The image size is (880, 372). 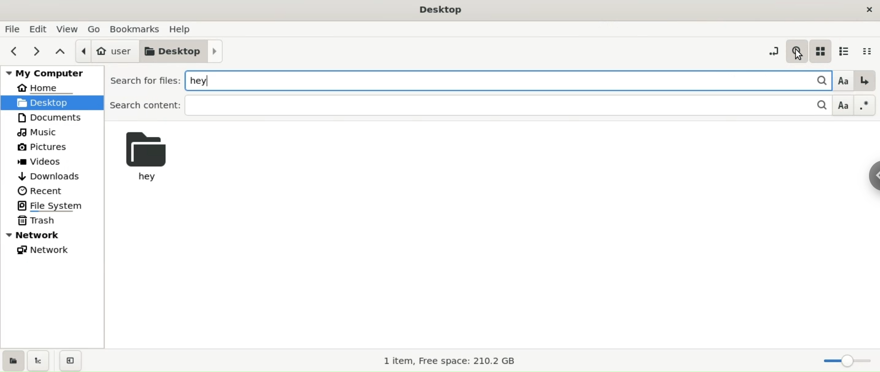 I want to click on show treeview, so click(x=39, y=360).